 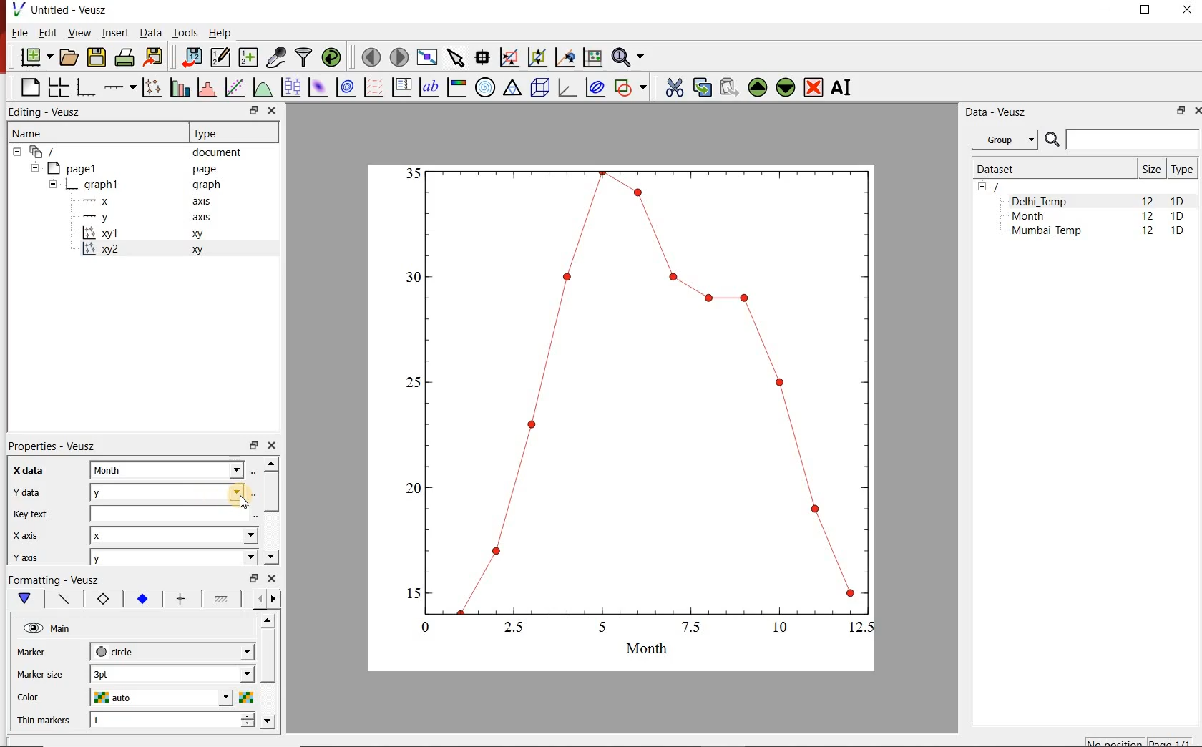 I want to click on click to zoom out of graph axes, so click(x=537, y=58).